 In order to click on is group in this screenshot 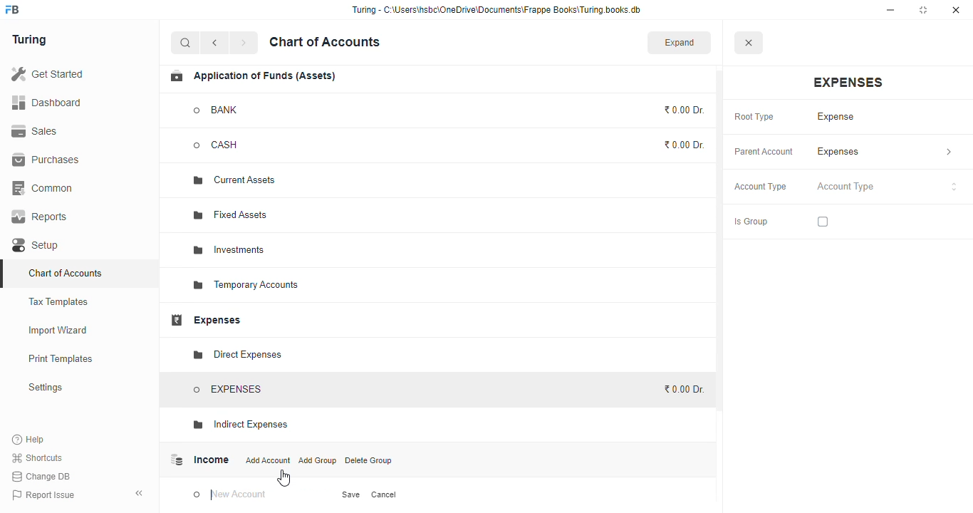, I will do `click(751, 222)`.